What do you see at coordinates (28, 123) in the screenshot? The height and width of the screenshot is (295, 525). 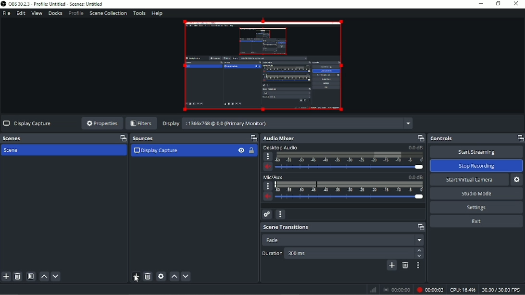 I see `Display capture` at bounding box center [28, 123].